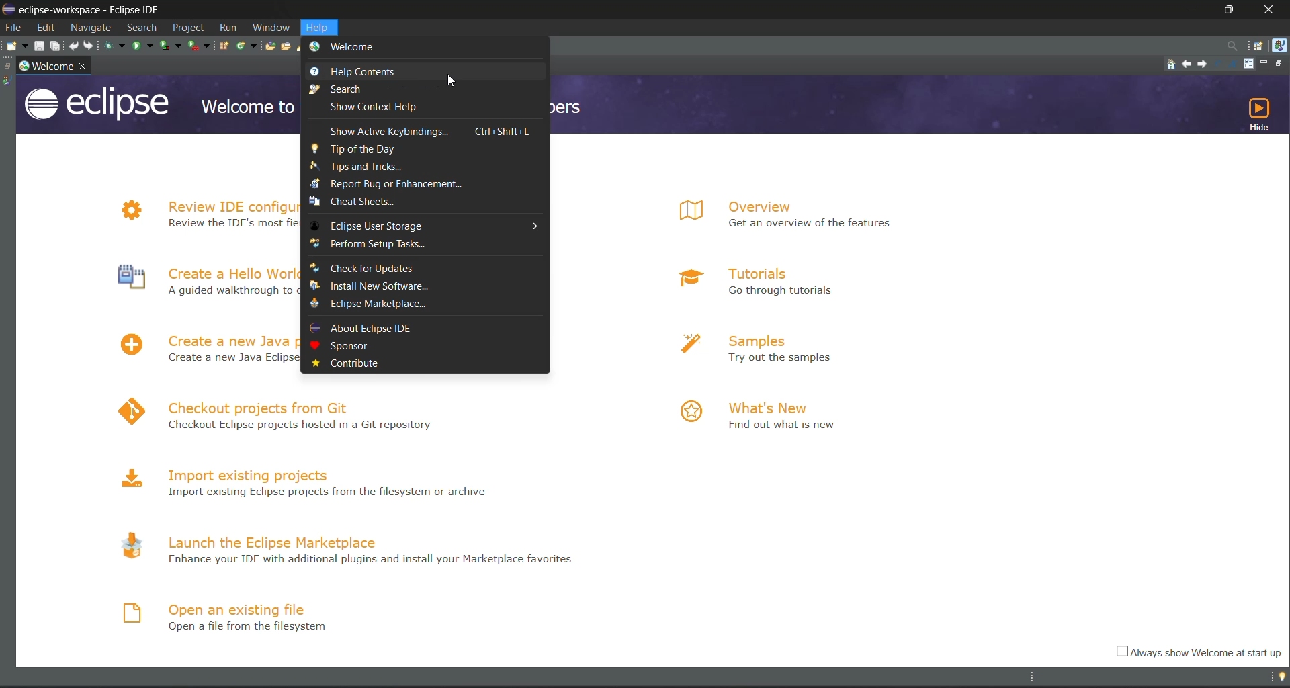 This screenshot has height=688, width=1290. What do you see at coordinates (390, 183) in the screenshot?
I see `report bug or enhancement` at bounding box center [390, 183].